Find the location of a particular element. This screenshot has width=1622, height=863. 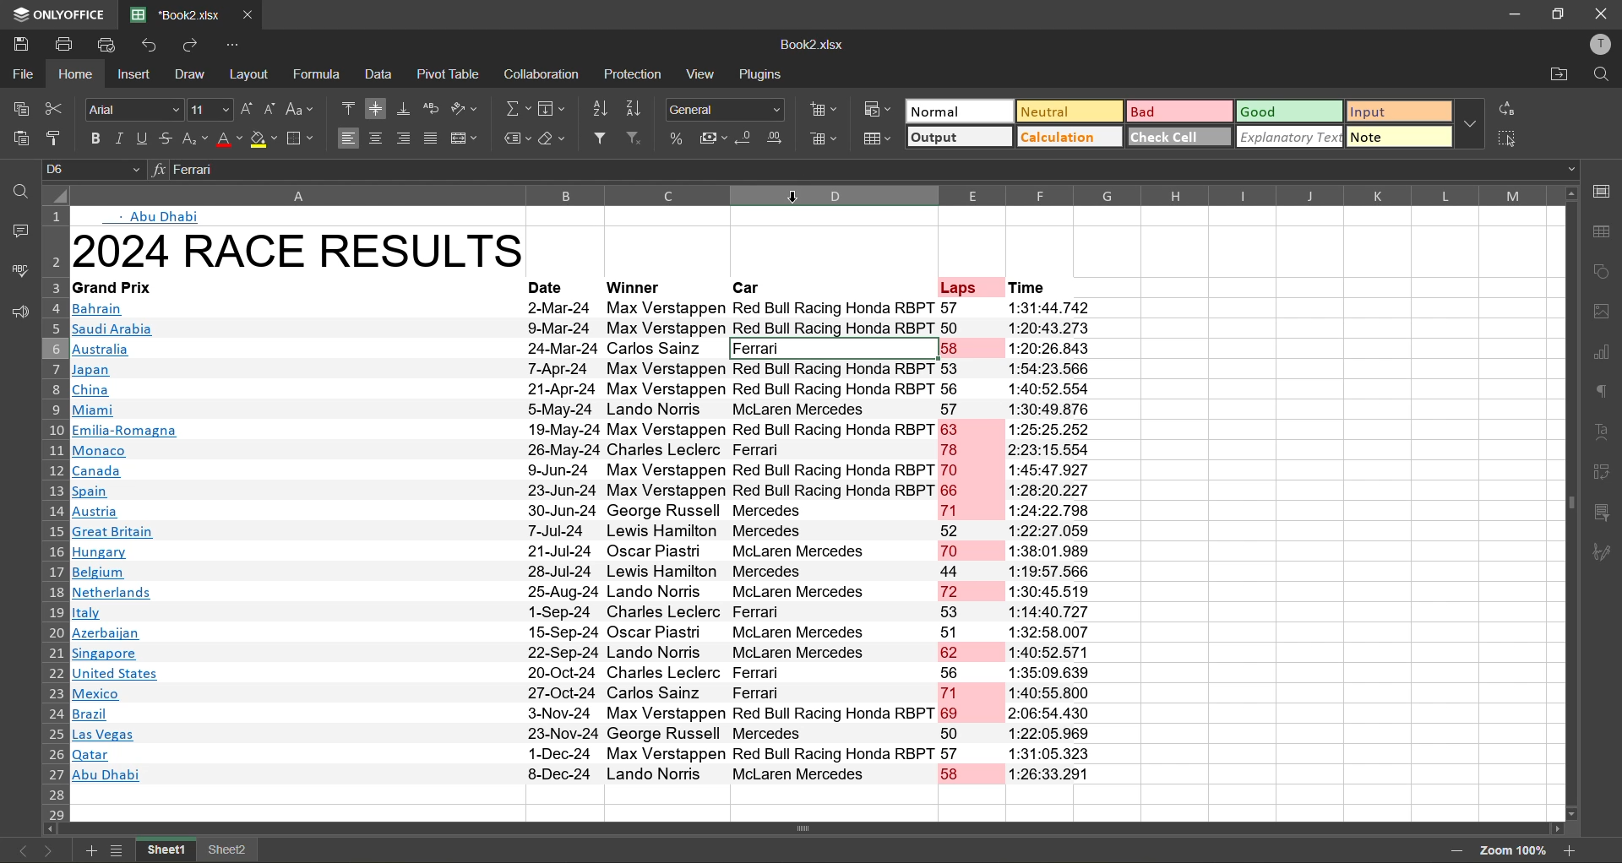

China 21-Apr-24 Nax Verstappen Red Bull Racing fonda Rr | ob 1:40:92.904 is located at coordinates (585, 390).